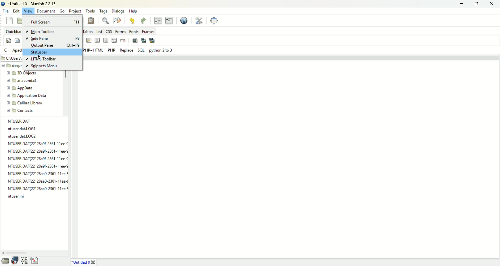  I want to click on output pane, so click(54, 45).